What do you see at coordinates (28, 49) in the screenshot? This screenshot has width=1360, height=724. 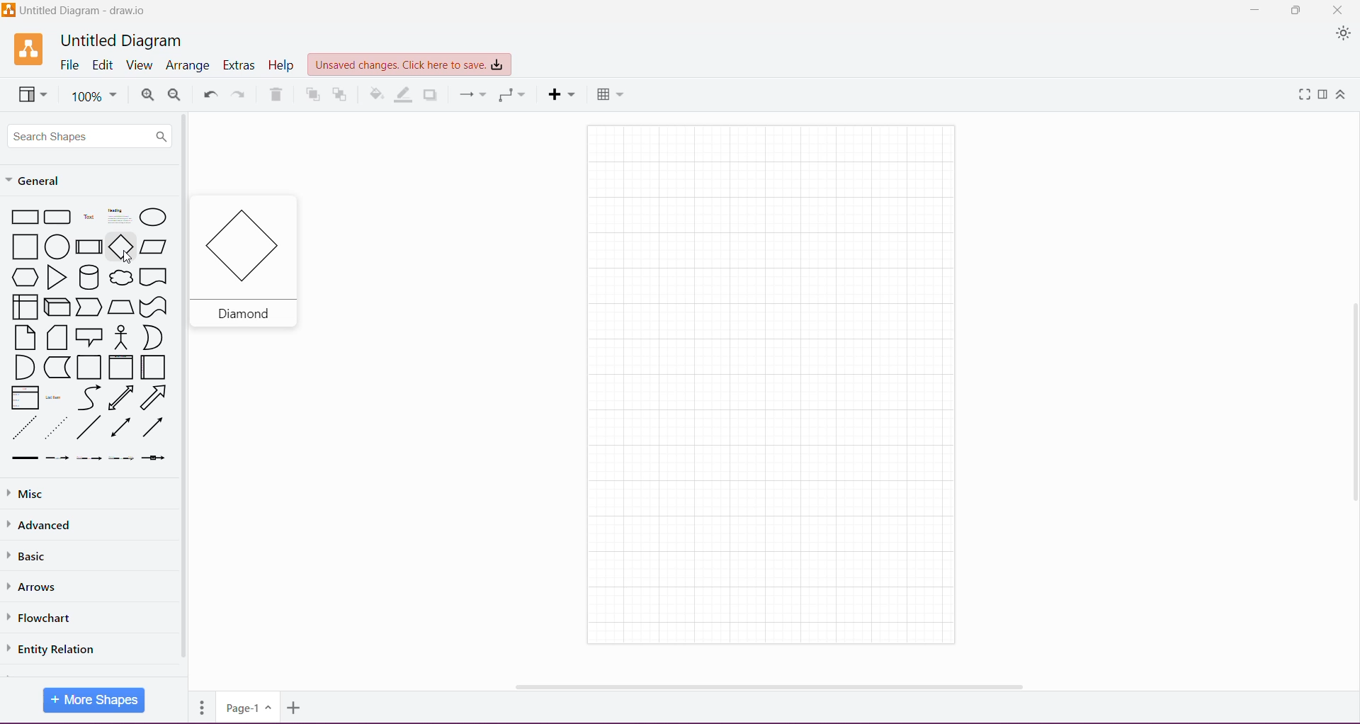 I see `Application Logo` at bounding box center [28, 49].